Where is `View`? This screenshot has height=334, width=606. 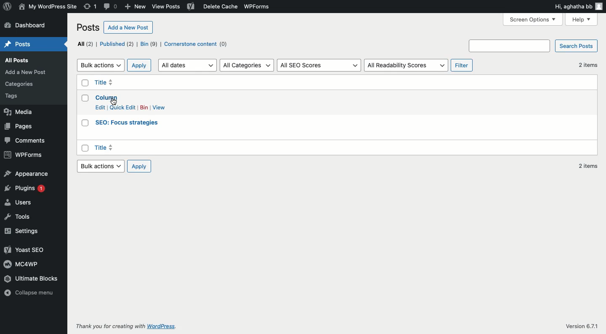 View is located at coordinates (159, 108).